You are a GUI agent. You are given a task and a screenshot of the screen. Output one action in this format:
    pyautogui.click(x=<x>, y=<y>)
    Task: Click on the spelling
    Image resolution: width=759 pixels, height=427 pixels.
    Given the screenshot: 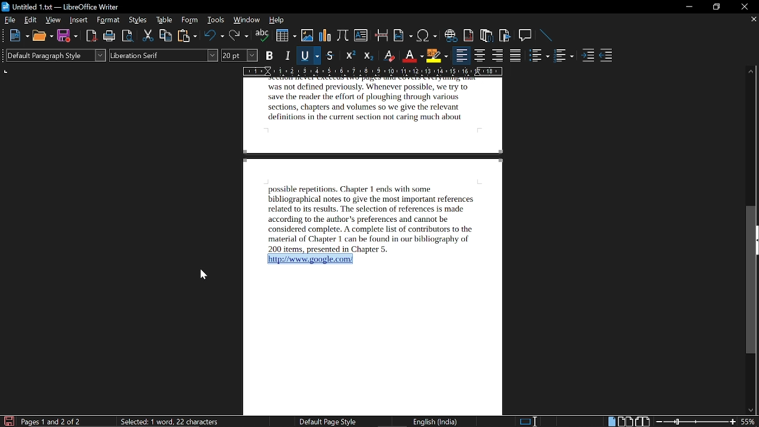 What is the action you would take?
    pyautogui.click(x=263, y=36)
    